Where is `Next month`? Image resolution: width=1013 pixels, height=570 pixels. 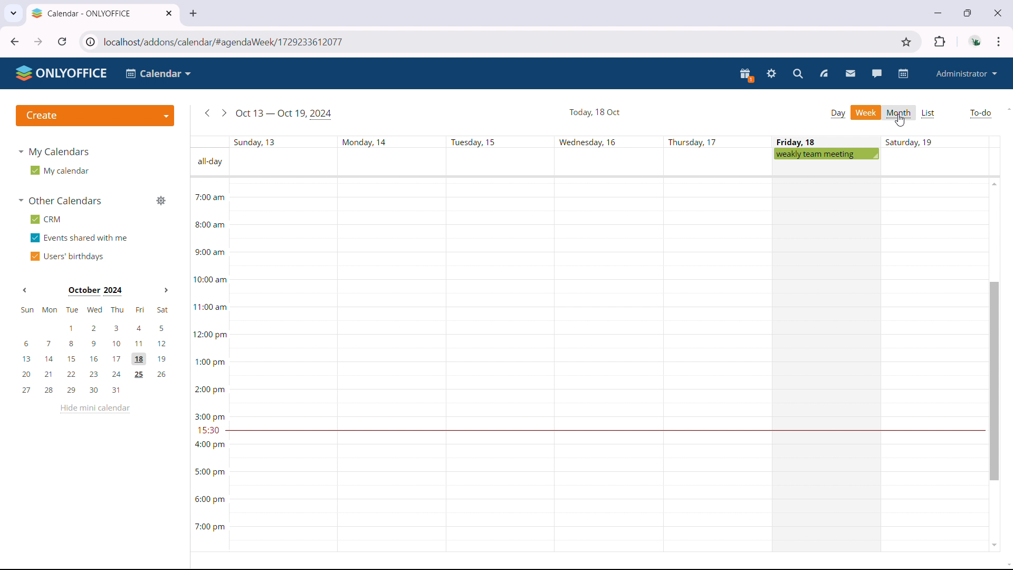
Next month is located at coordinates (164, 291).